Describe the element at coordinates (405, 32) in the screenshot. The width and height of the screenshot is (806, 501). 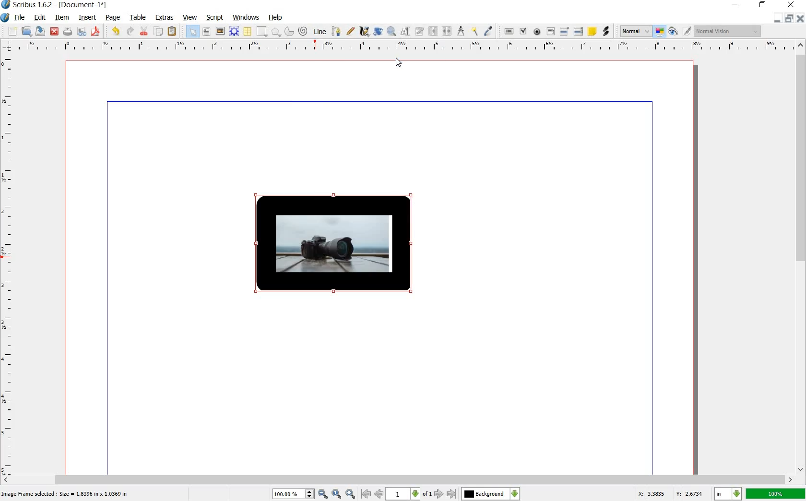
I see `edit contents of frame` at that location.